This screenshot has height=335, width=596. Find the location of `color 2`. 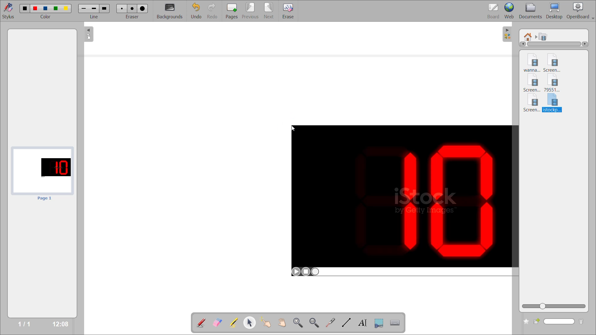

color 2 is located at coordinates (35, 8).